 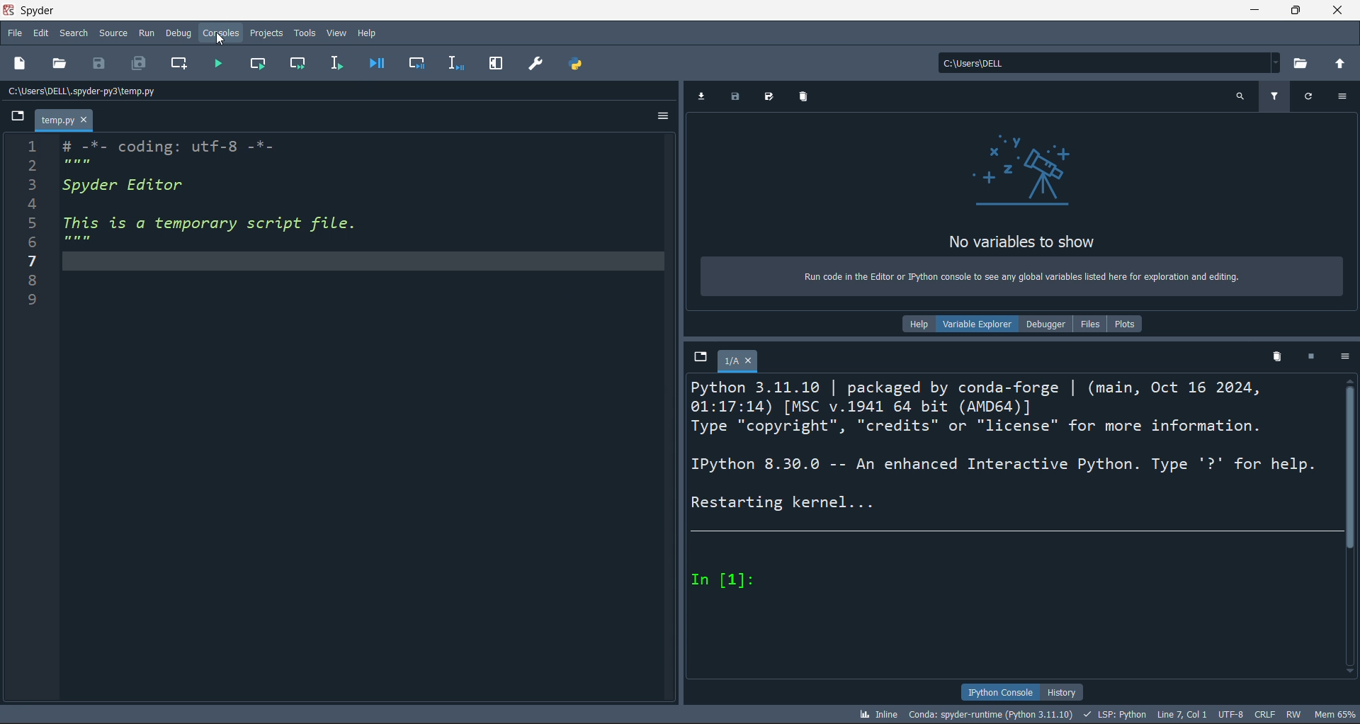 I want to click on conda: spyder-runtime (python 3.11.10), so click(x=990, y=715).